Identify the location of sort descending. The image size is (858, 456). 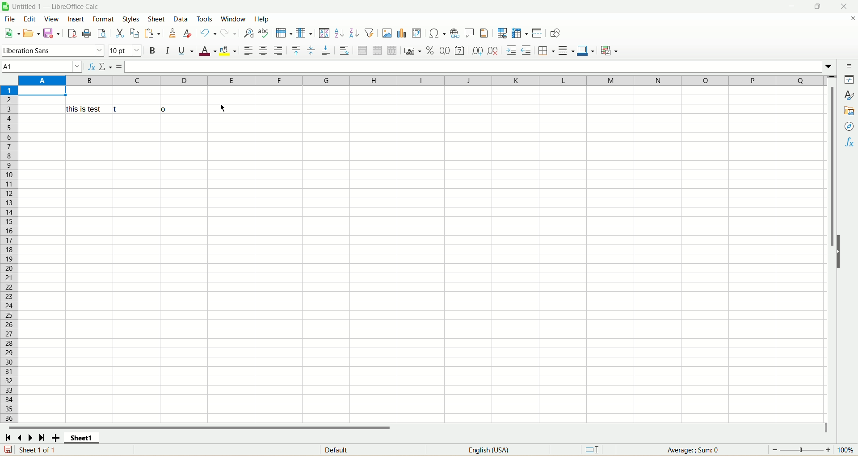
(353, 34).